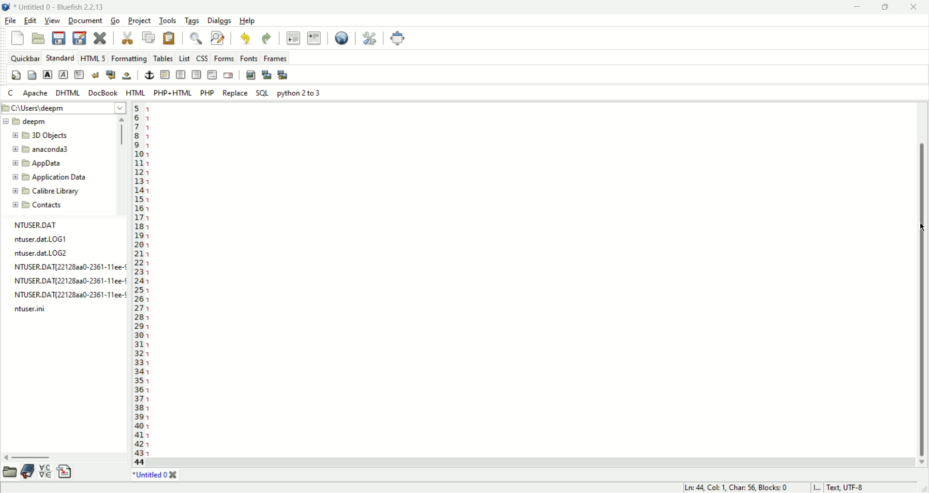 This screenshot has height=493, width=929. What do you see at coordinates (293, 38) in the screenshot?
I see `unindent` at bounding box center [293, 38].